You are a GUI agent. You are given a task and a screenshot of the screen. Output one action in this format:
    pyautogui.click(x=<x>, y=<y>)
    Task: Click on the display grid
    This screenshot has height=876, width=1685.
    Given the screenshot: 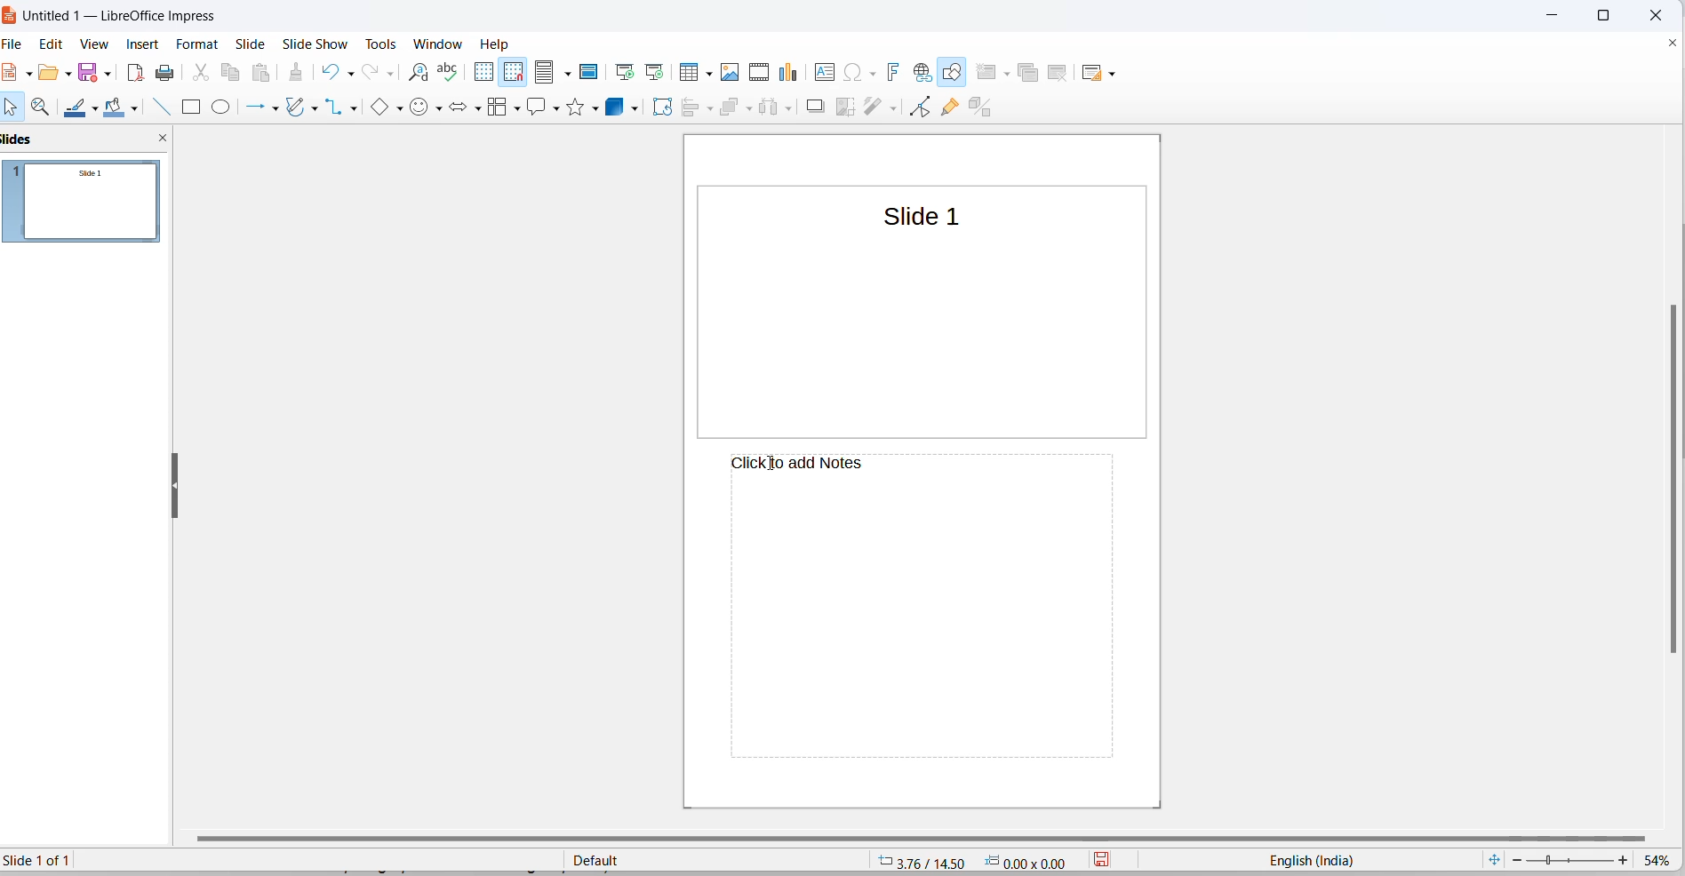 What is the action you would take?
    pyautogui.click(x=484, y=71)
    